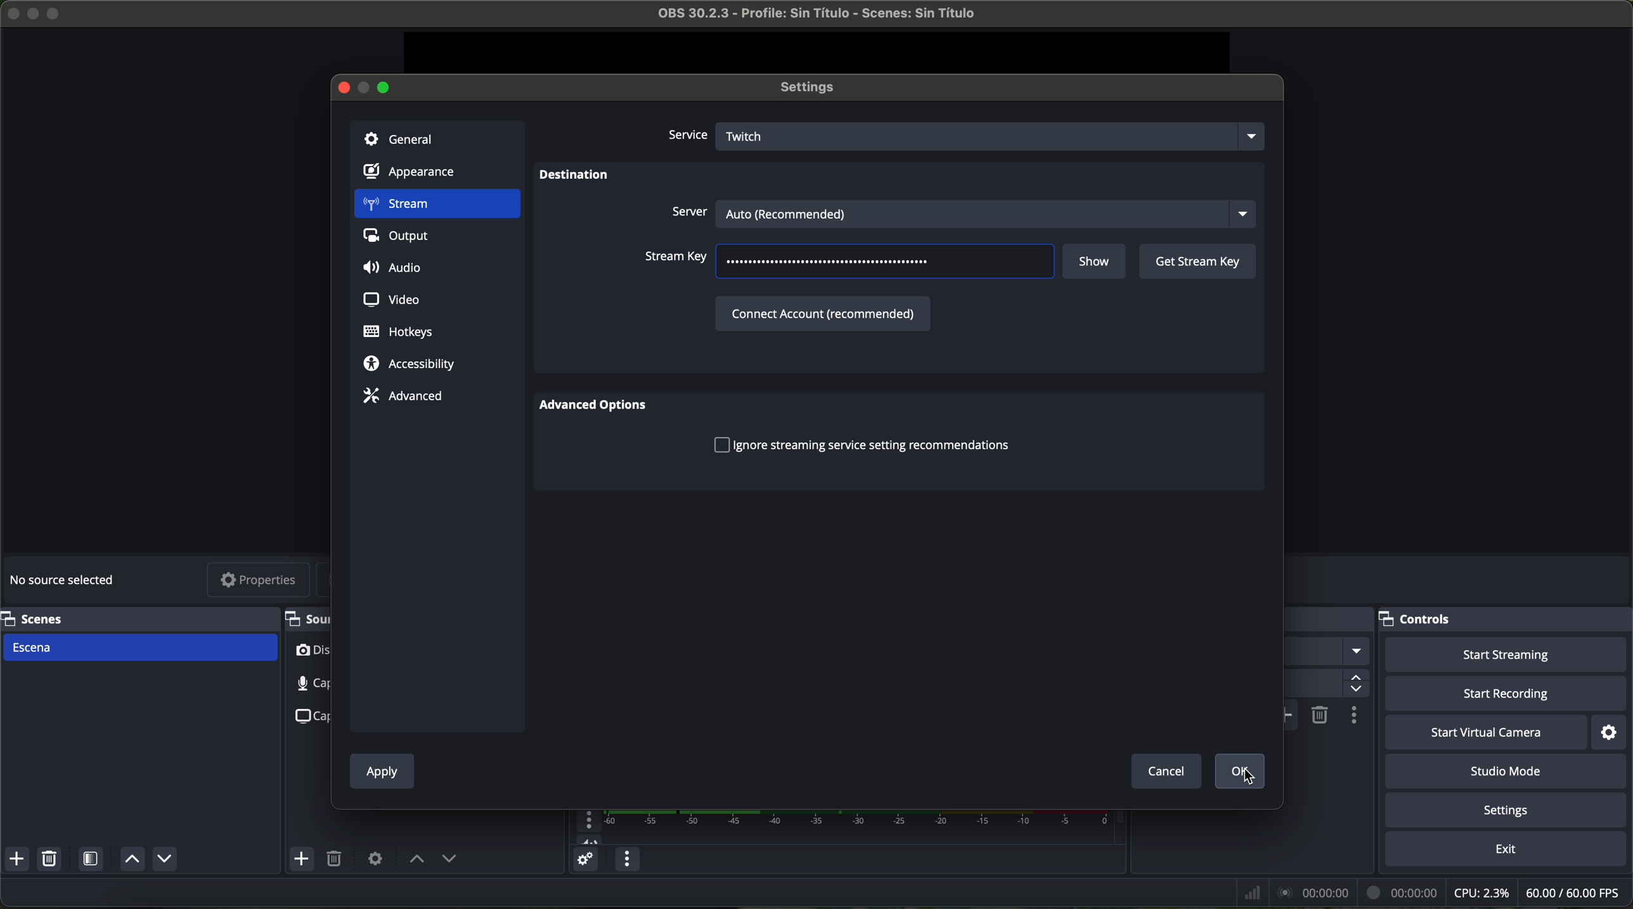 The height and width of the screenshot is (909, 1633). Describe the element at coordinates (1506, 656) in the screenshot. I see `click on start streaming` at that location.